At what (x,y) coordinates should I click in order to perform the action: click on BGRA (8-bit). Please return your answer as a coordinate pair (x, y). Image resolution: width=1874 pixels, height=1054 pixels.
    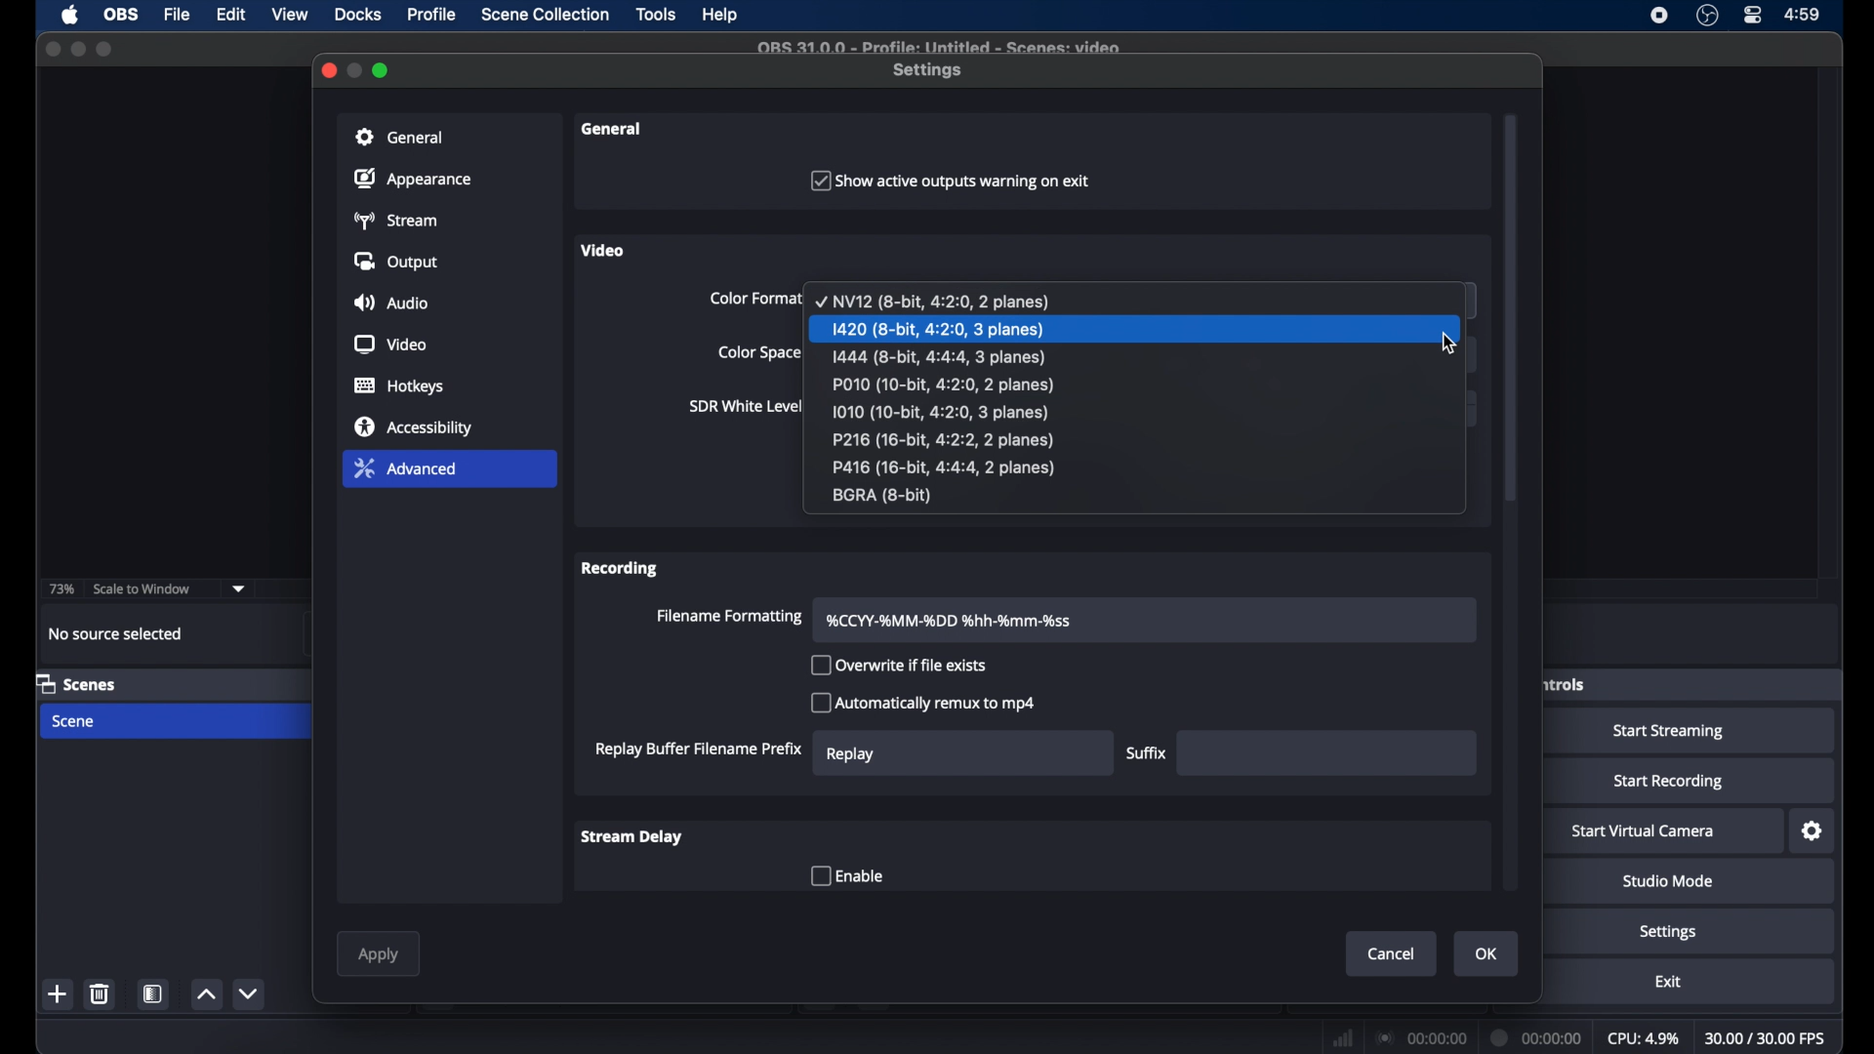
    Looking at the image, I should click on (886, 497).